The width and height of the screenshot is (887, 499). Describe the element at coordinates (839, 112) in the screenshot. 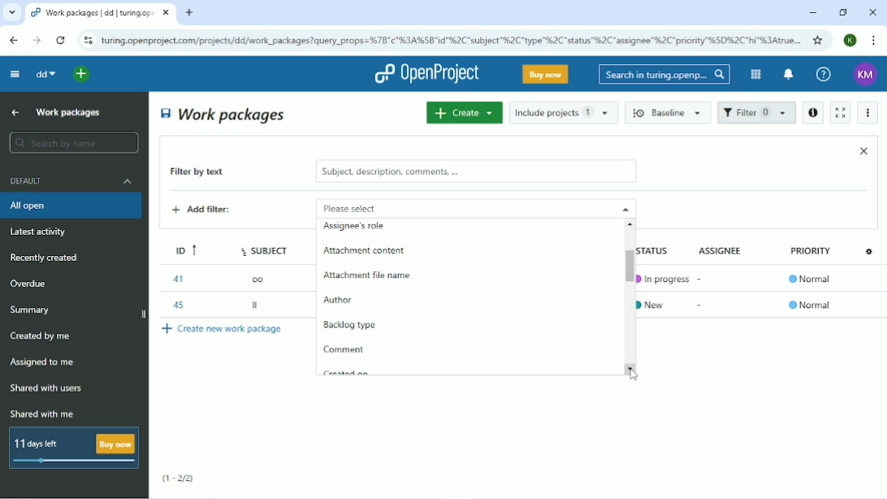

I see `Activate zen mode` at that location.